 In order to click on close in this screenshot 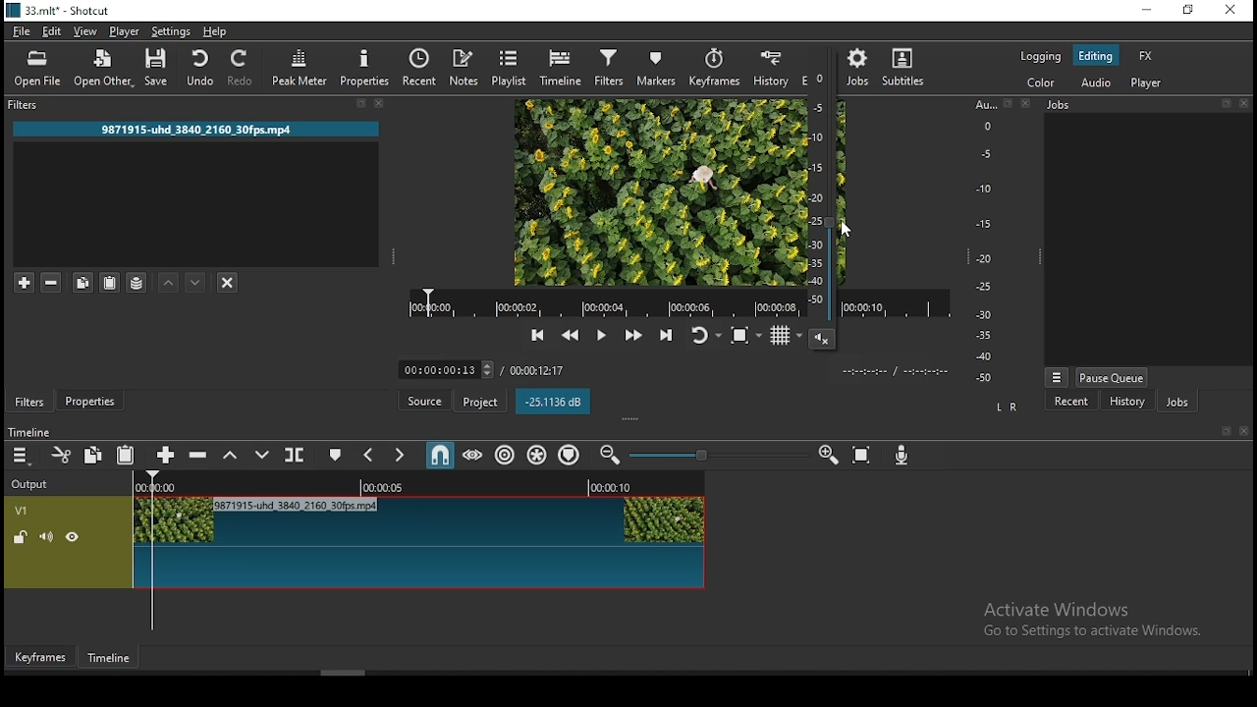, I will do `click(1025, 105)`.